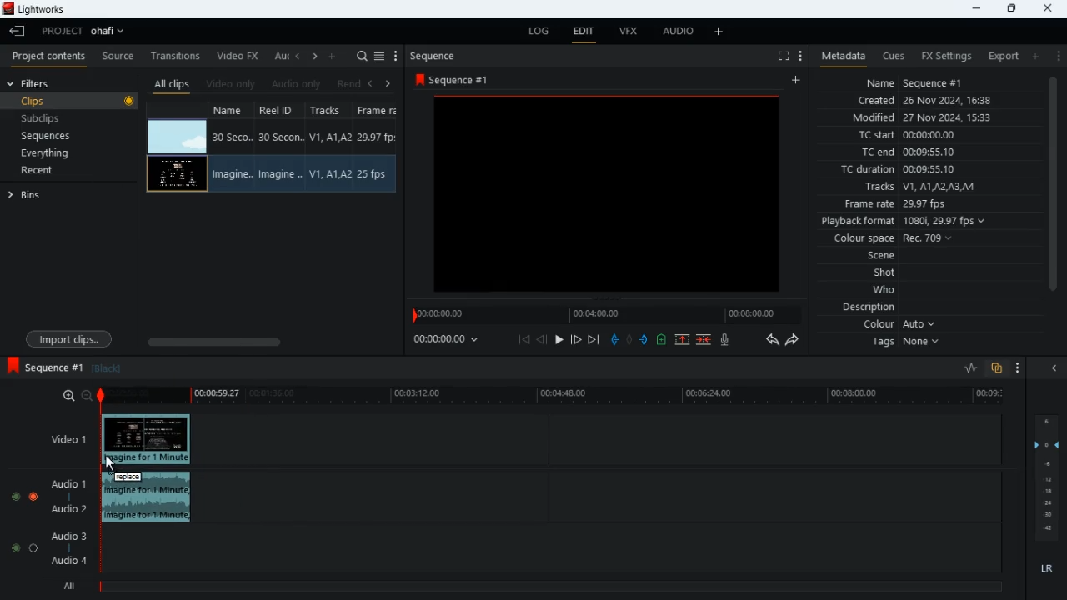 This screenshot has height=600, width=1067. Describe the element at coordinates (729, 342) in the screenshot. I see `mic` at that location.